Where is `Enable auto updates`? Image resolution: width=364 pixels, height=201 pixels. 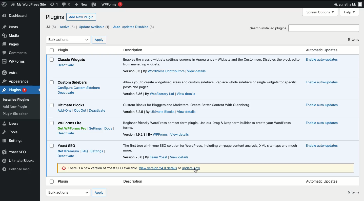
Enable auto updates is located at coordinates (321, 105).